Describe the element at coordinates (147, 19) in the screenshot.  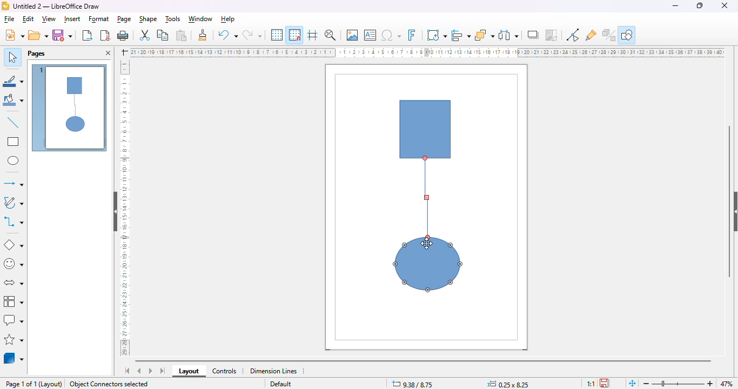
I see `shape` at that location.